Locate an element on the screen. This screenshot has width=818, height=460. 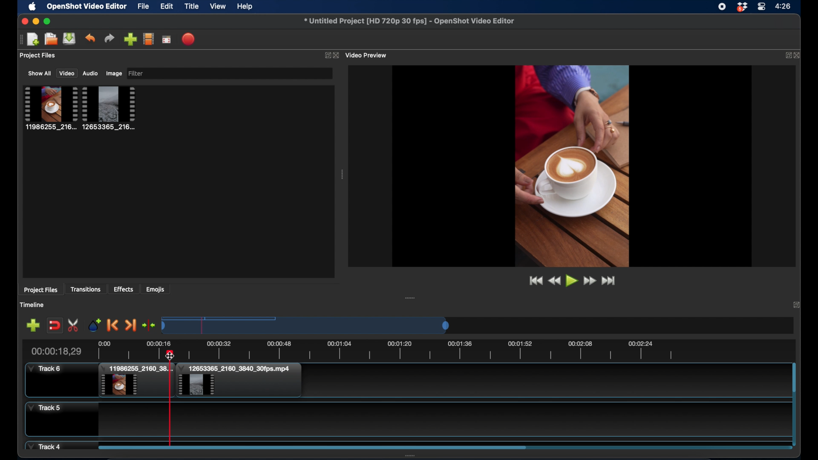
video preview is located at coordinates (572, 165).